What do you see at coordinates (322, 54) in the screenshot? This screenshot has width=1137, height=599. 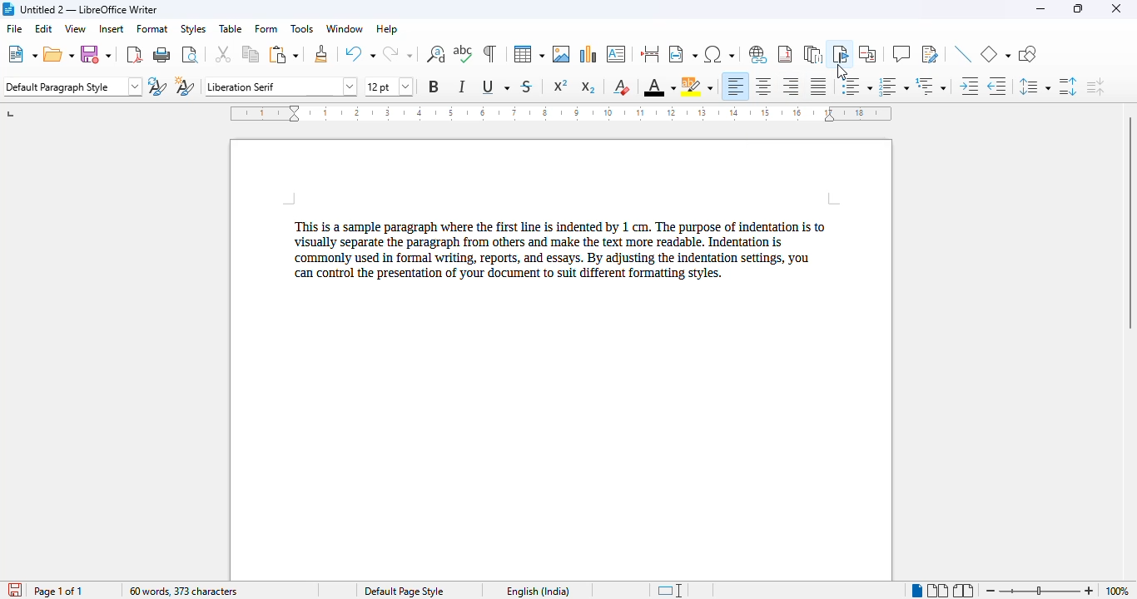 I see `clone formatting` at bounding box center [322, 54].